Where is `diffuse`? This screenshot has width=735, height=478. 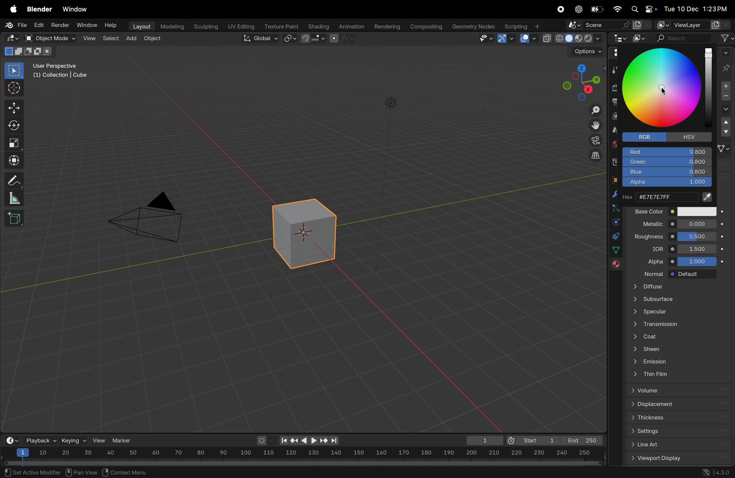
diffuse is located at coordinates (680, 287).